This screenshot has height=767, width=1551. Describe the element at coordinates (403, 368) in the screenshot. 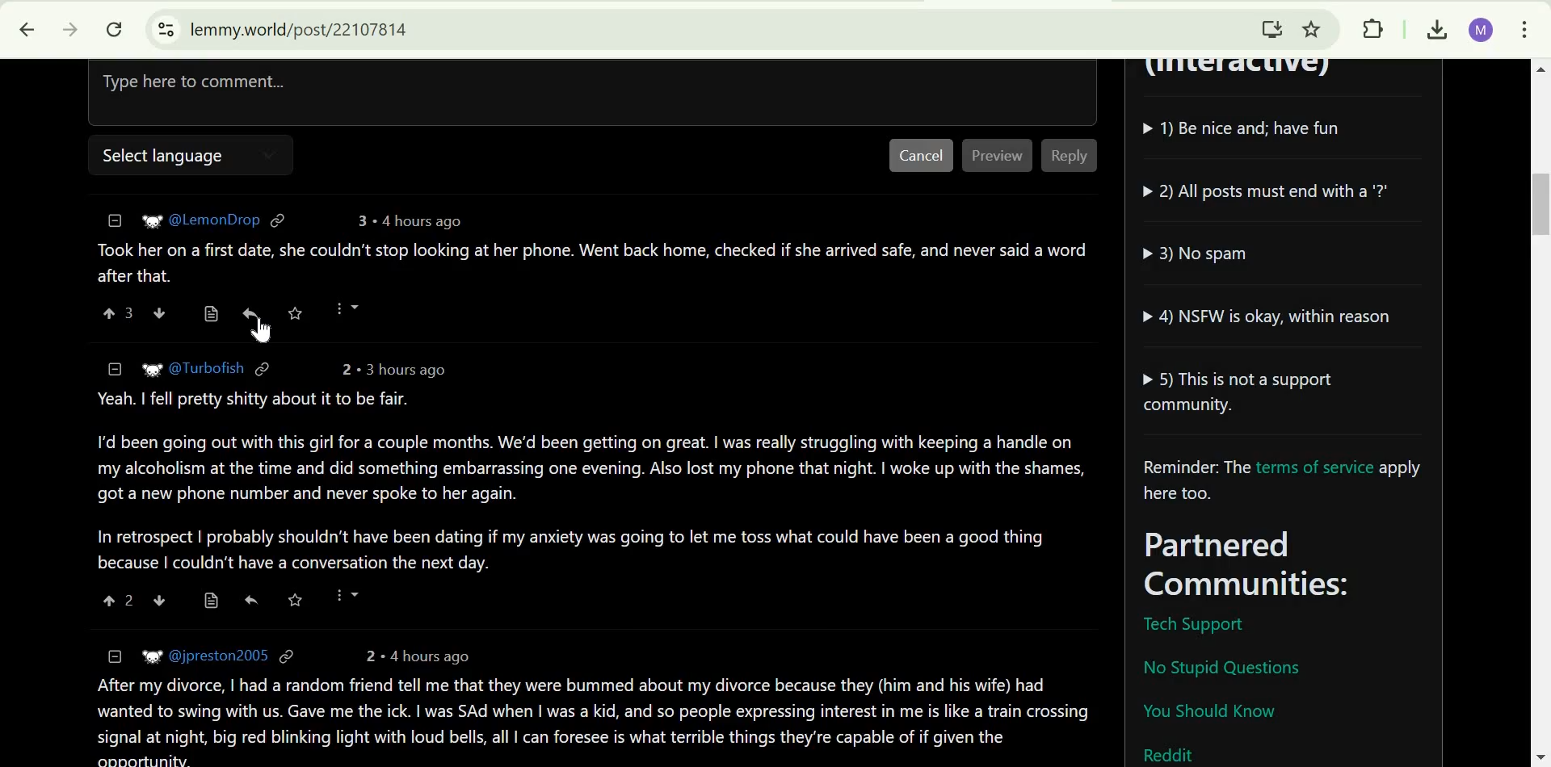

I see `3 hours ago` at that location.